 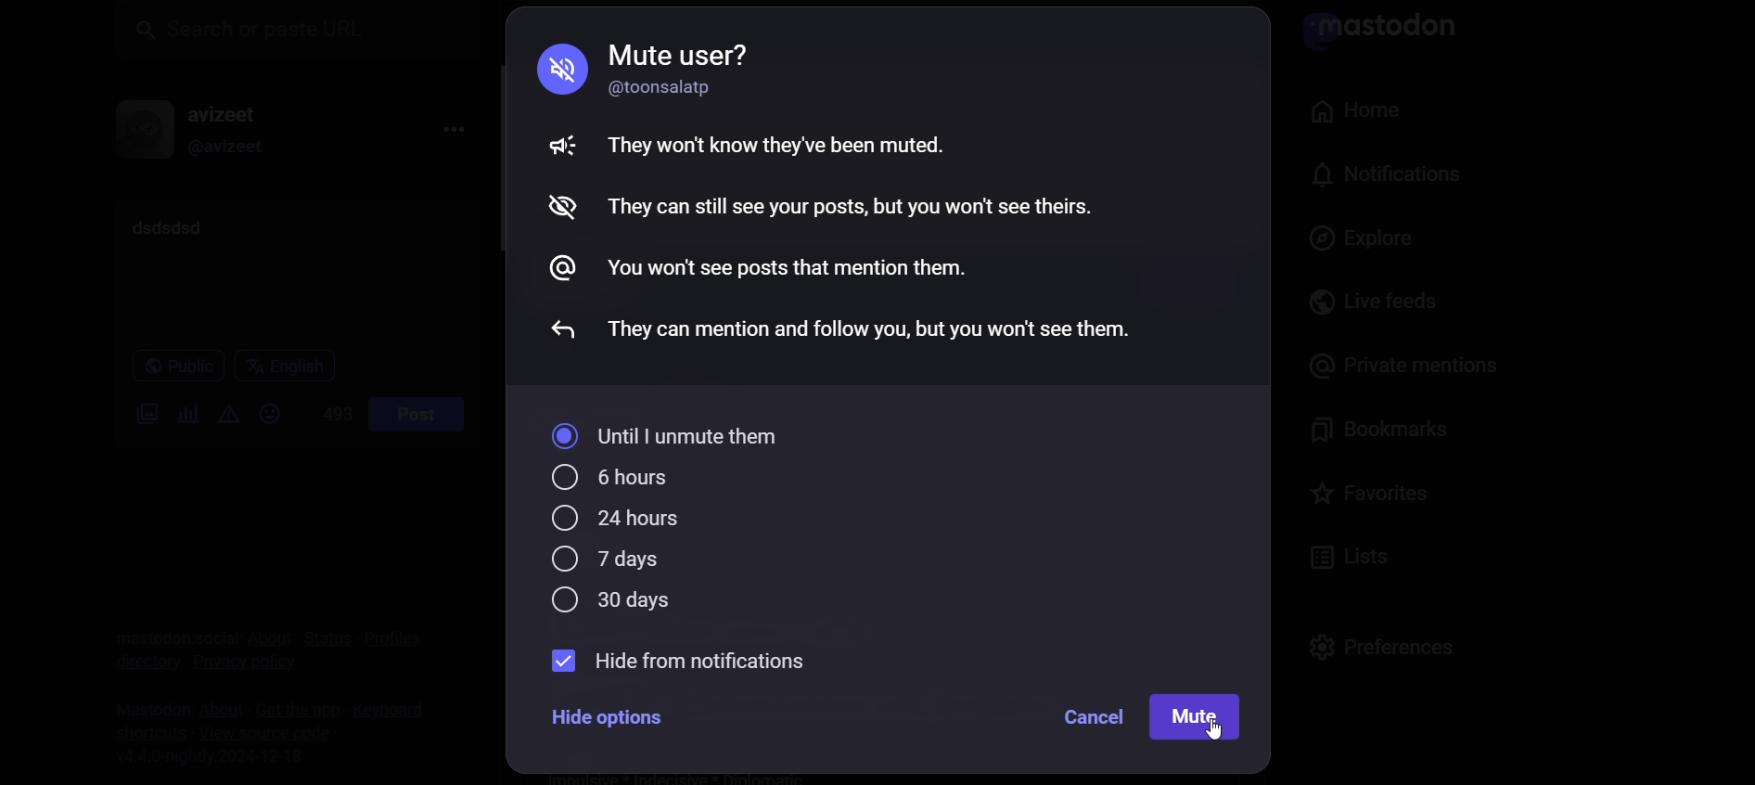 I want to click on content warning, so click(x=222, y=417).